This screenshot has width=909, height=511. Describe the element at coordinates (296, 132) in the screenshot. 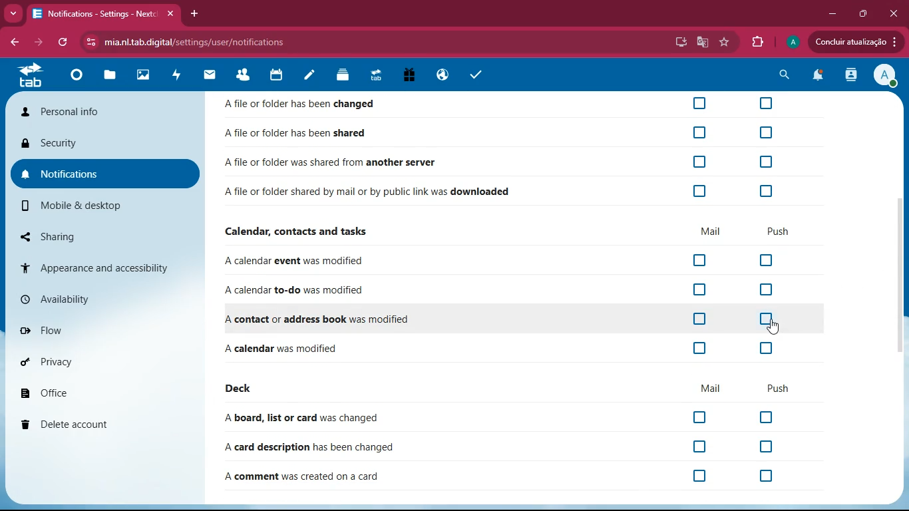

I see `A file or folder has been shared` at that location.